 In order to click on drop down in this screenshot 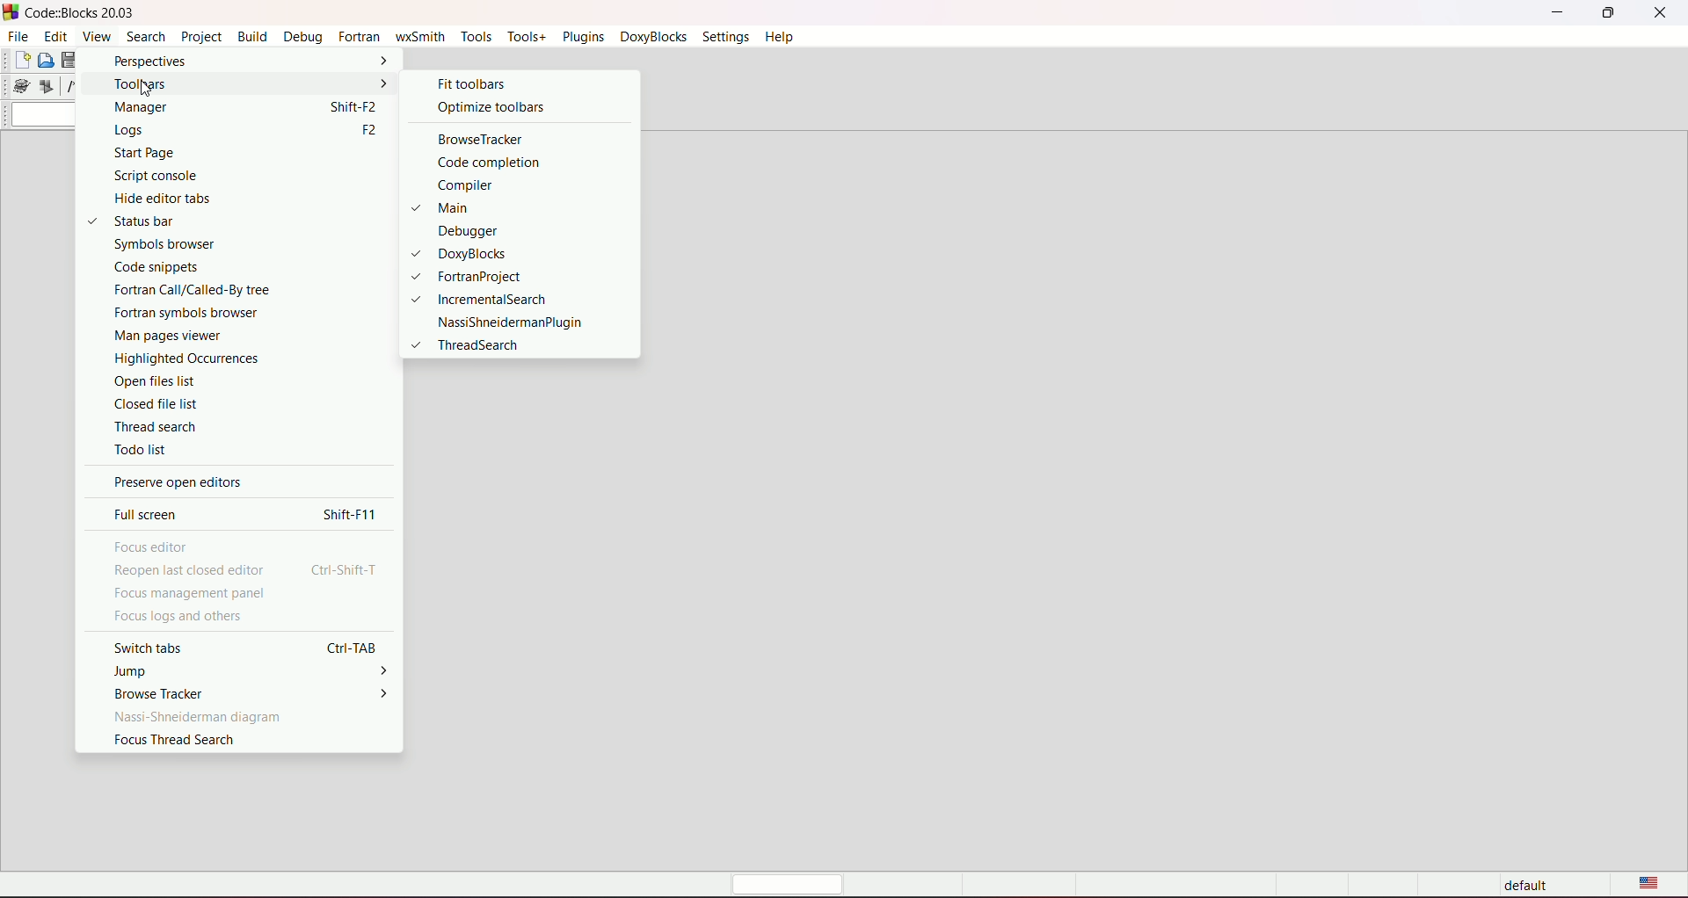, I will do `click(41, 115)`.